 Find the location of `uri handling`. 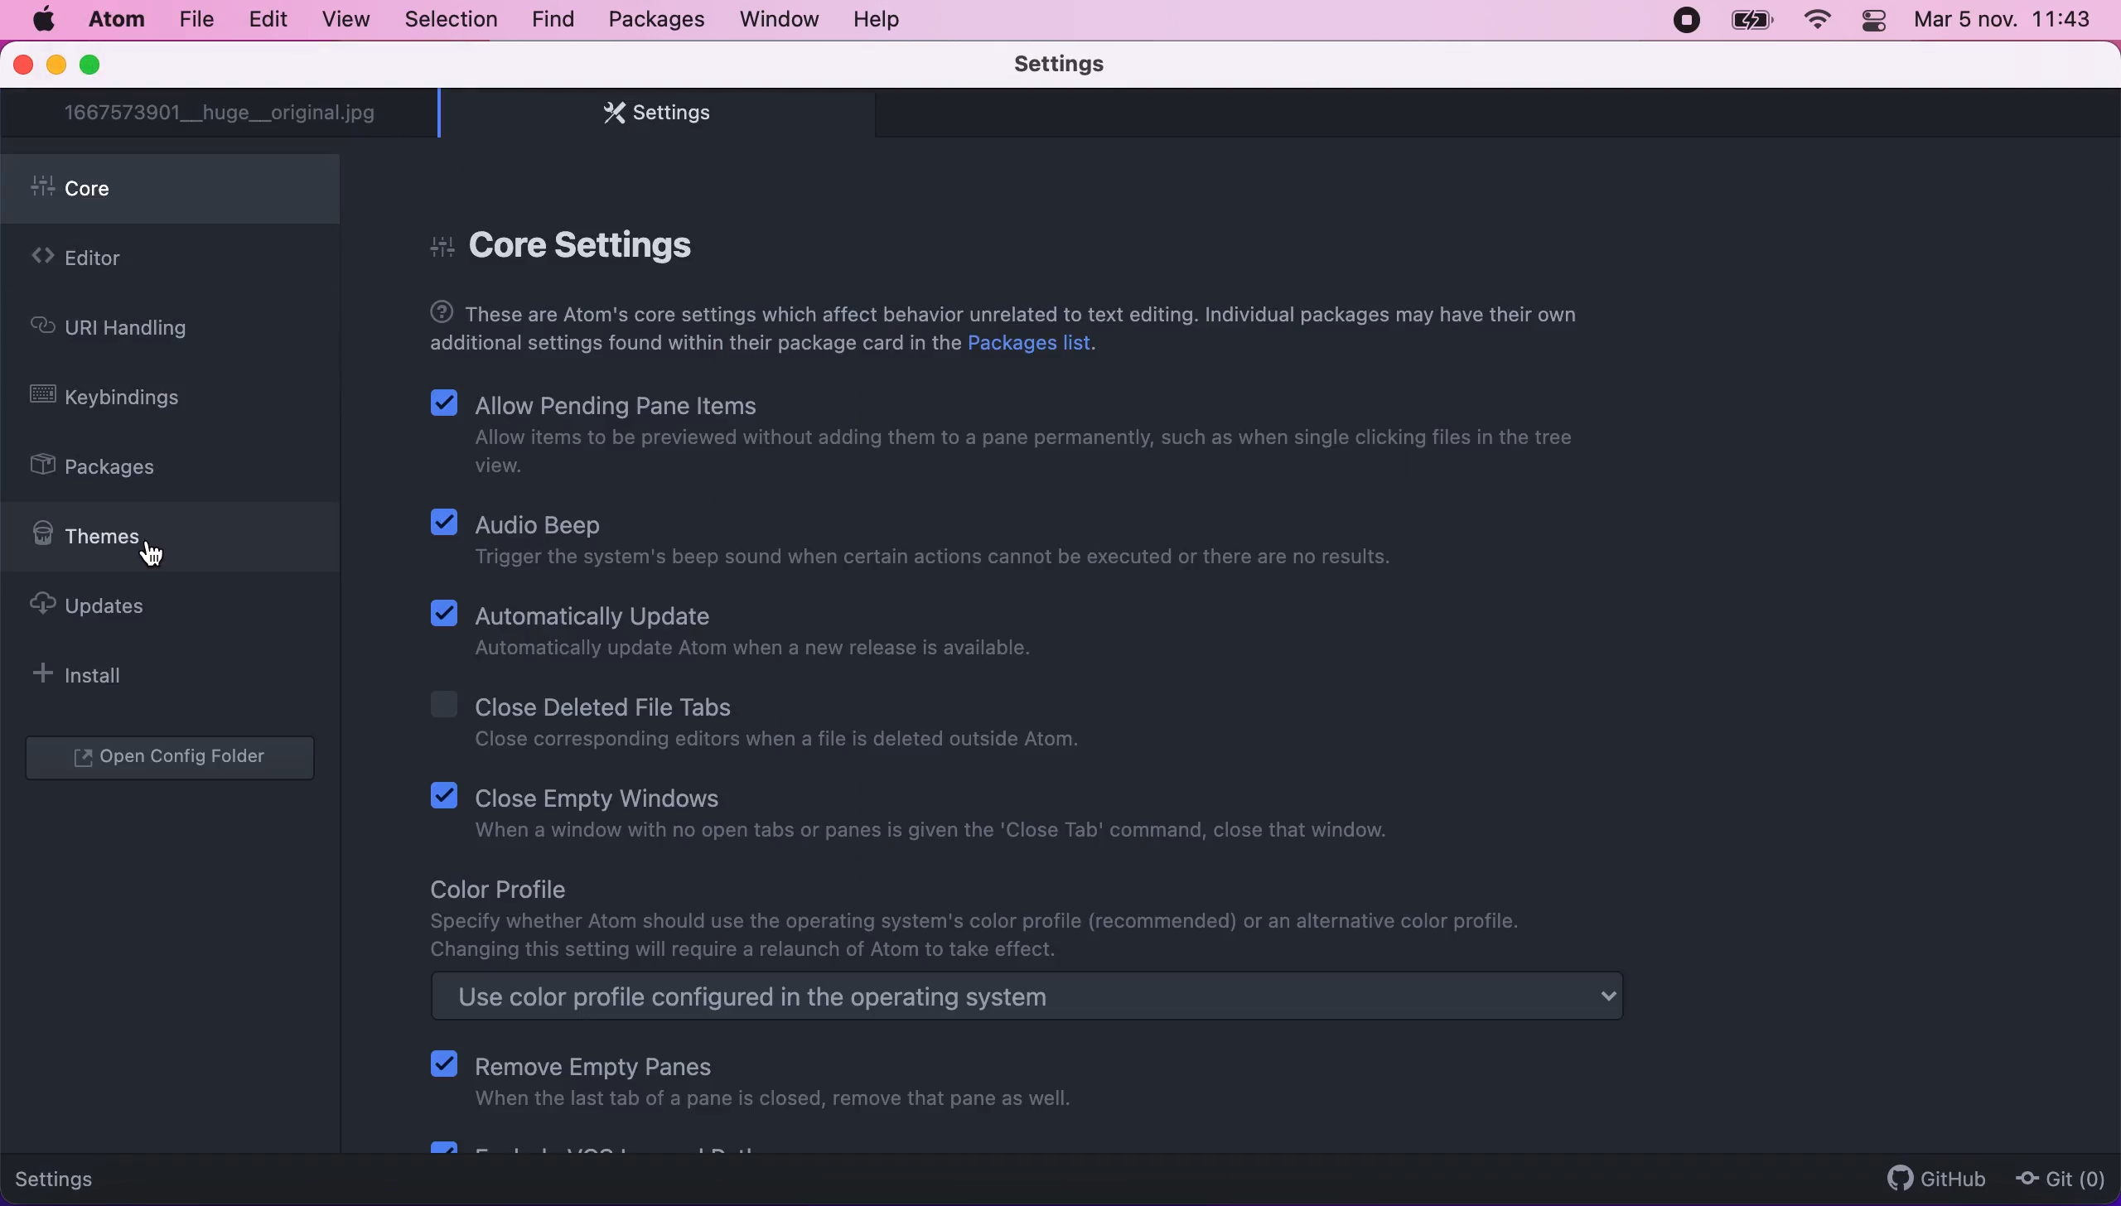

uri handling is located at coordinates (131, 329).